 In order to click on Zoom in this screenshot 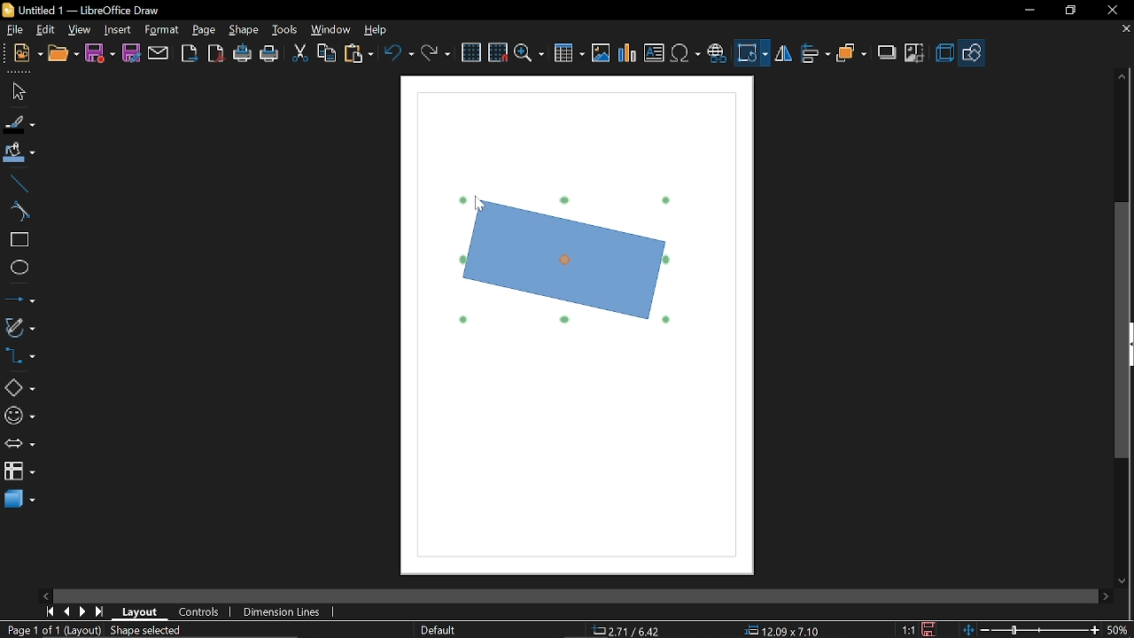, I will do `click(529, 54)`.